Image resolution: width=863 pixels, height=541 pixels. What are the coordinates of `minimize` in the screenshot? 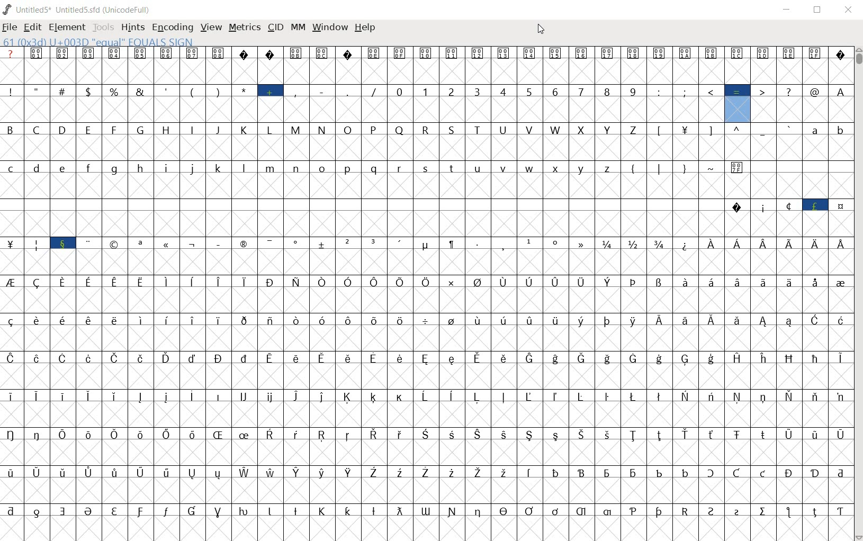 It's located at (789, 10).